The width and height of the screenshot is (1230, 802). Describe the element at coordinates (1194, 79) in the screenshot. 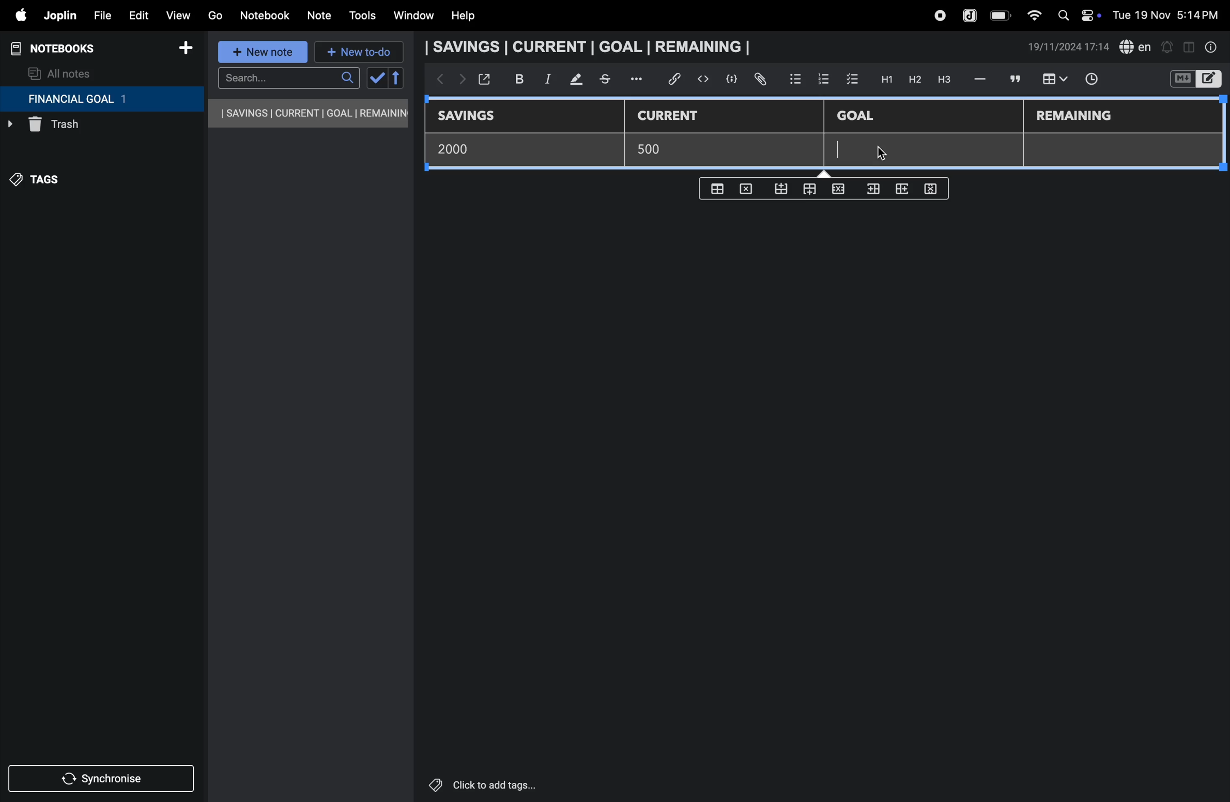

I see `switch editor` at that location.